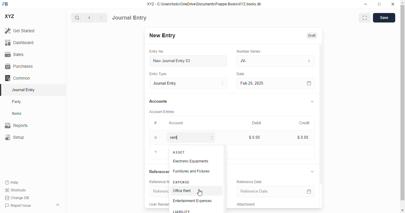 This screenshot has width=405, height=213. Describe the element at coordinates (155, 123) in the screenshot. I see `#` at that location.